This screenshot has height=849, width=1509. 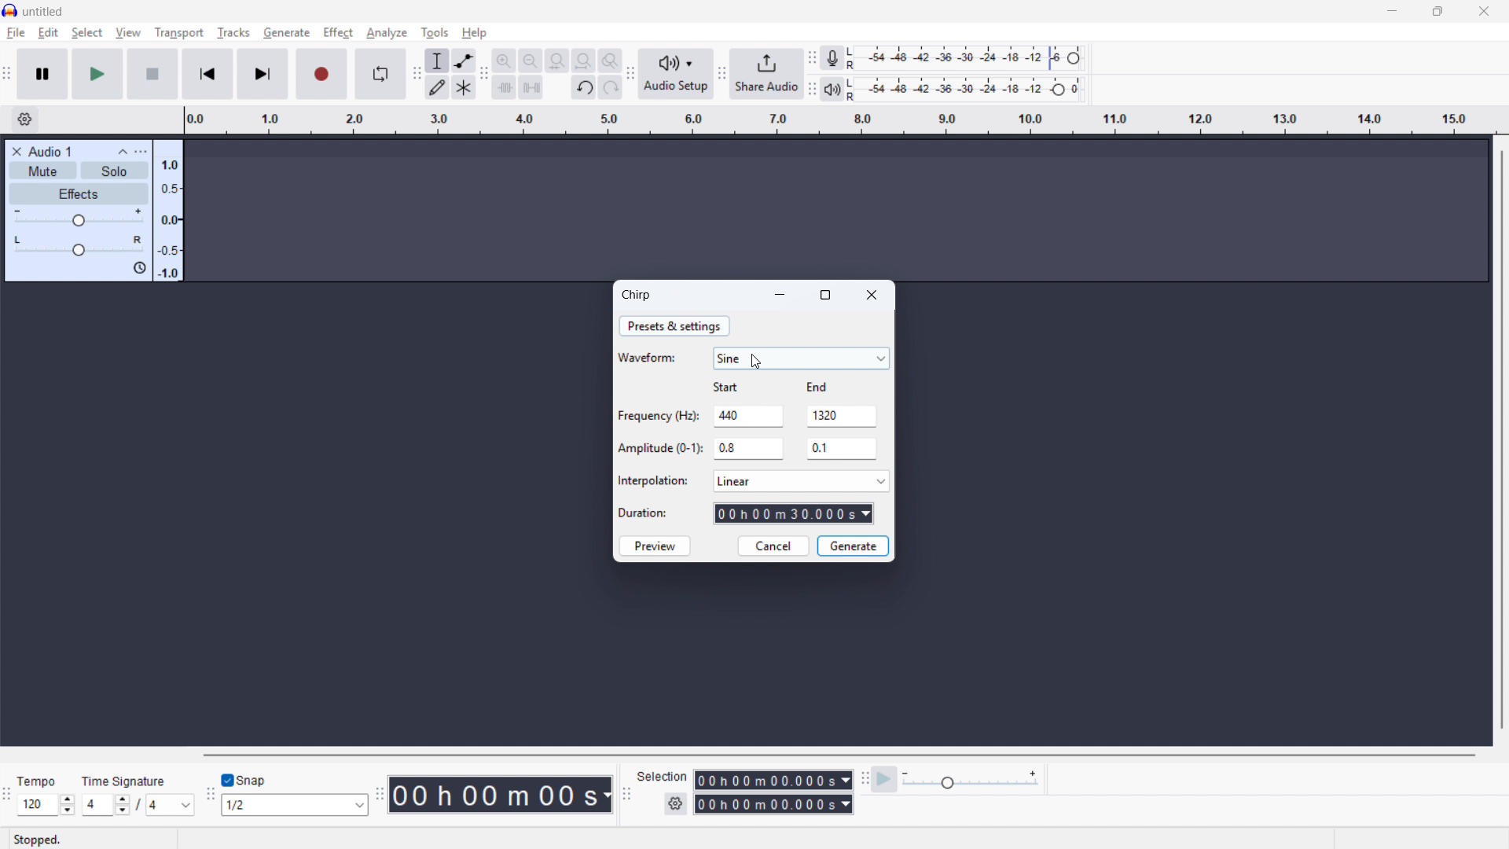 I want to click on Starting amplitude , so click(x=749, y=449).